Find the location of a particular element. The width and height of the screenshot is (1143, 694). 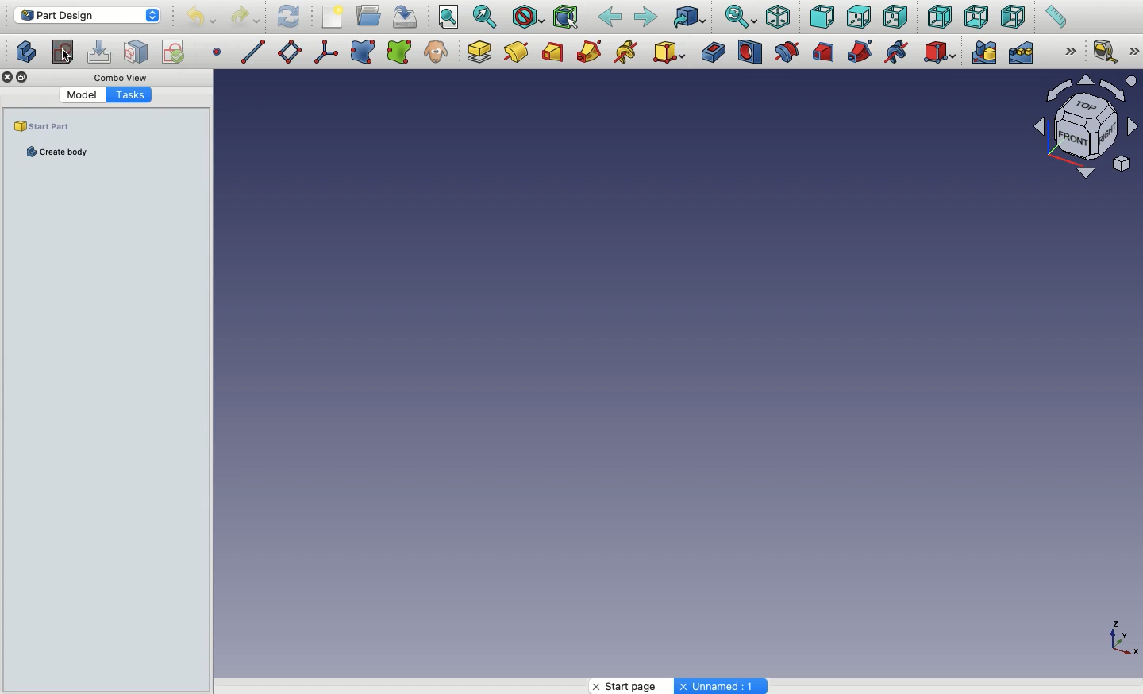

Go to linked object is located at coordinates (690, 18).